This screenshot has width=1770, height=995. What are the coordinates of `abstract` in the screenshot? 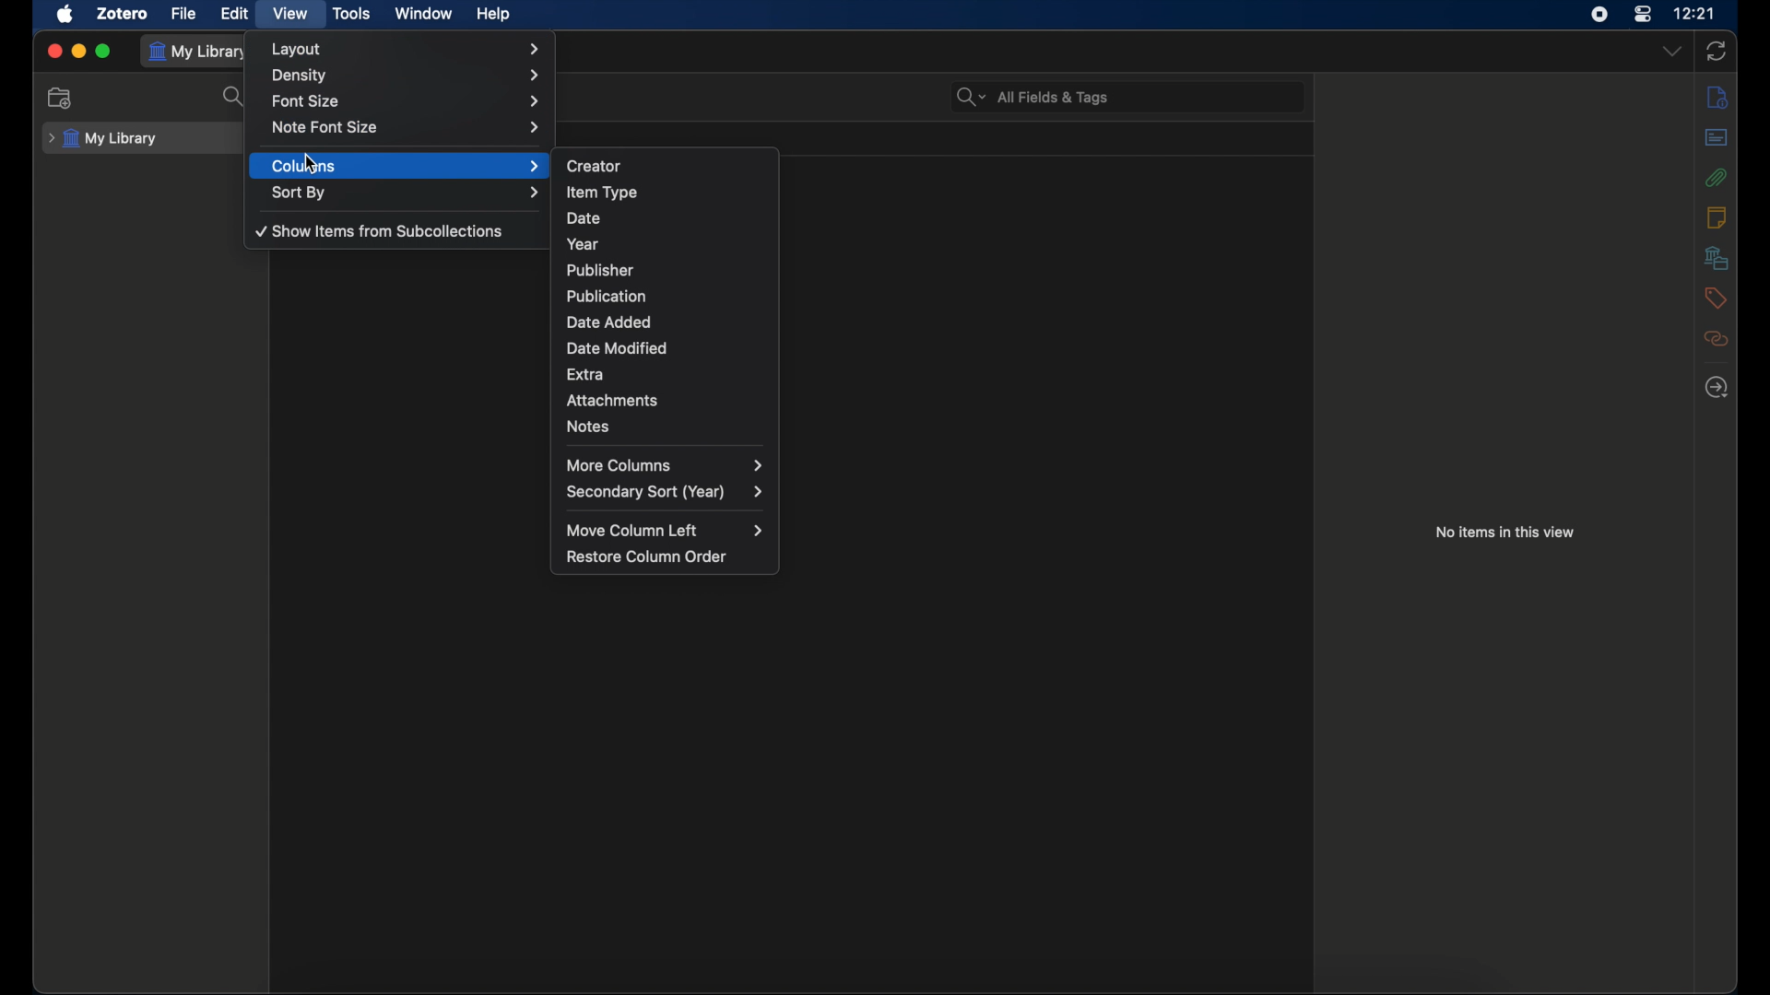 It's located at (1717, 137).